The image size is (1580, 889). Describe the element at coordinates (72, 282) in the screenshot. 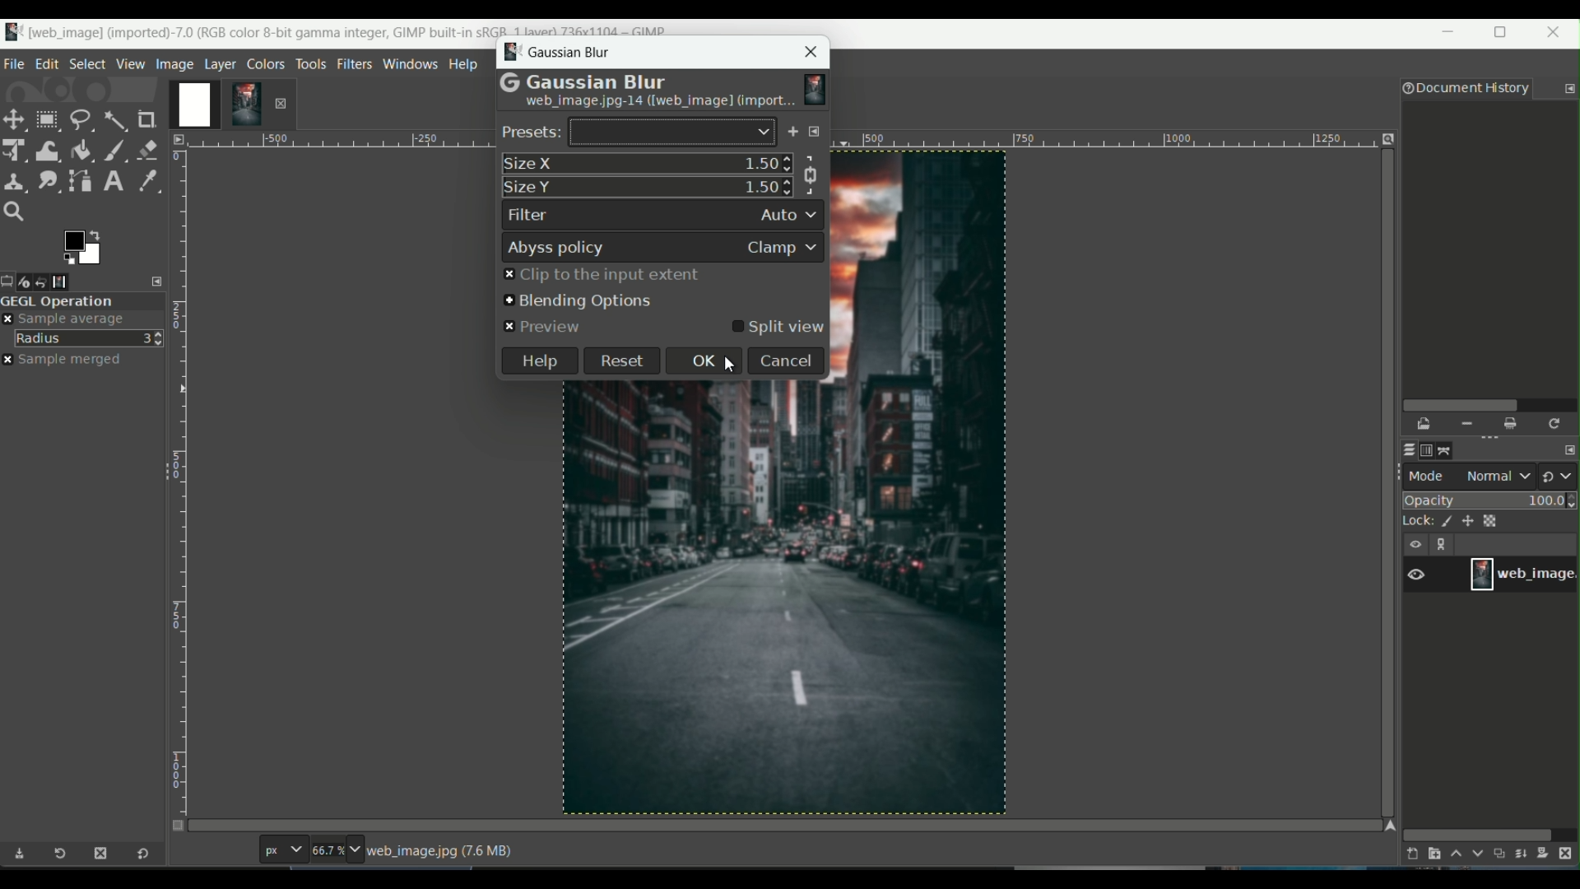

I see `images` at that location.